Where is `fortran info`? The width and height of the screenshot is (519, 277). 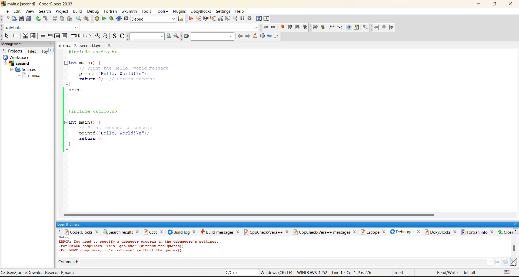
fortran info is located at coordinates (477, 232).